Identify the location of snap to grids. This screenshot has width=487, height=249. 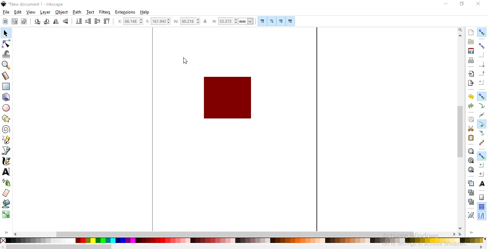
(481, 207).